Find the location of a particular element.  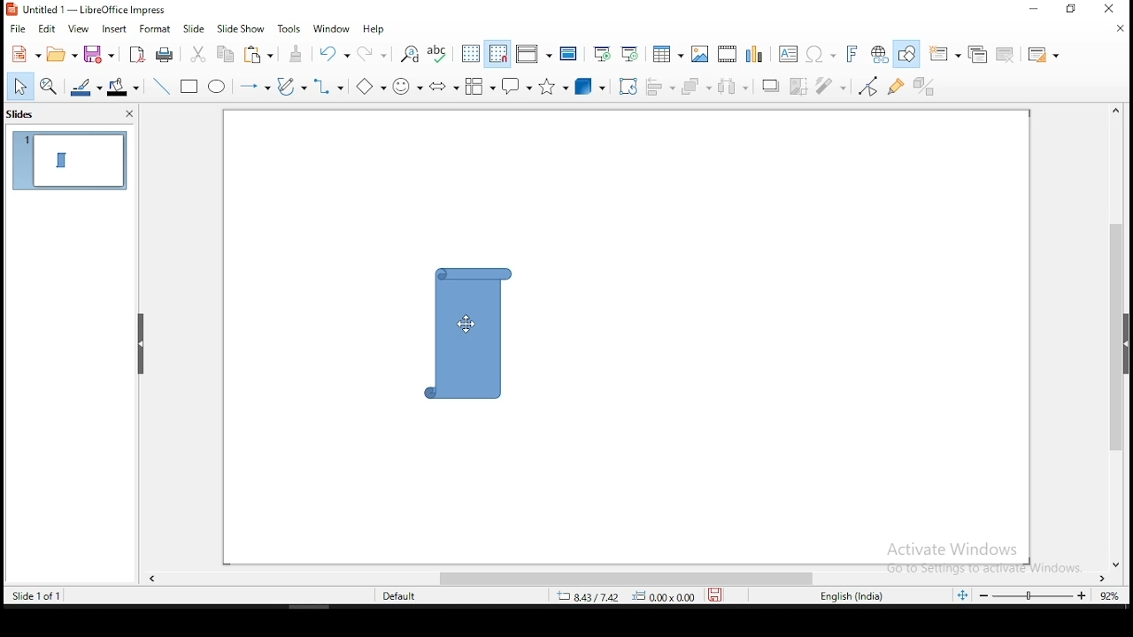

duplicate slide is located at coordinates (979, 52).